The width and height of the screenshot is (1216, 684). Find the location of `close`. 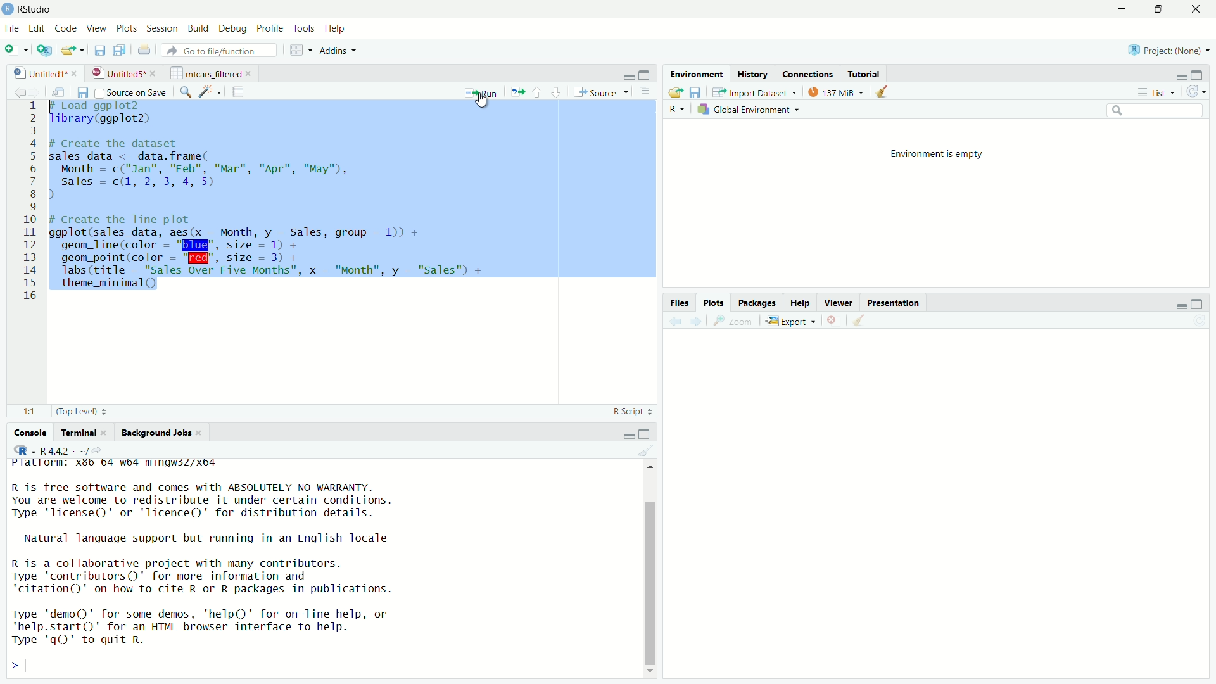

close is located at coordinates (75, 73).